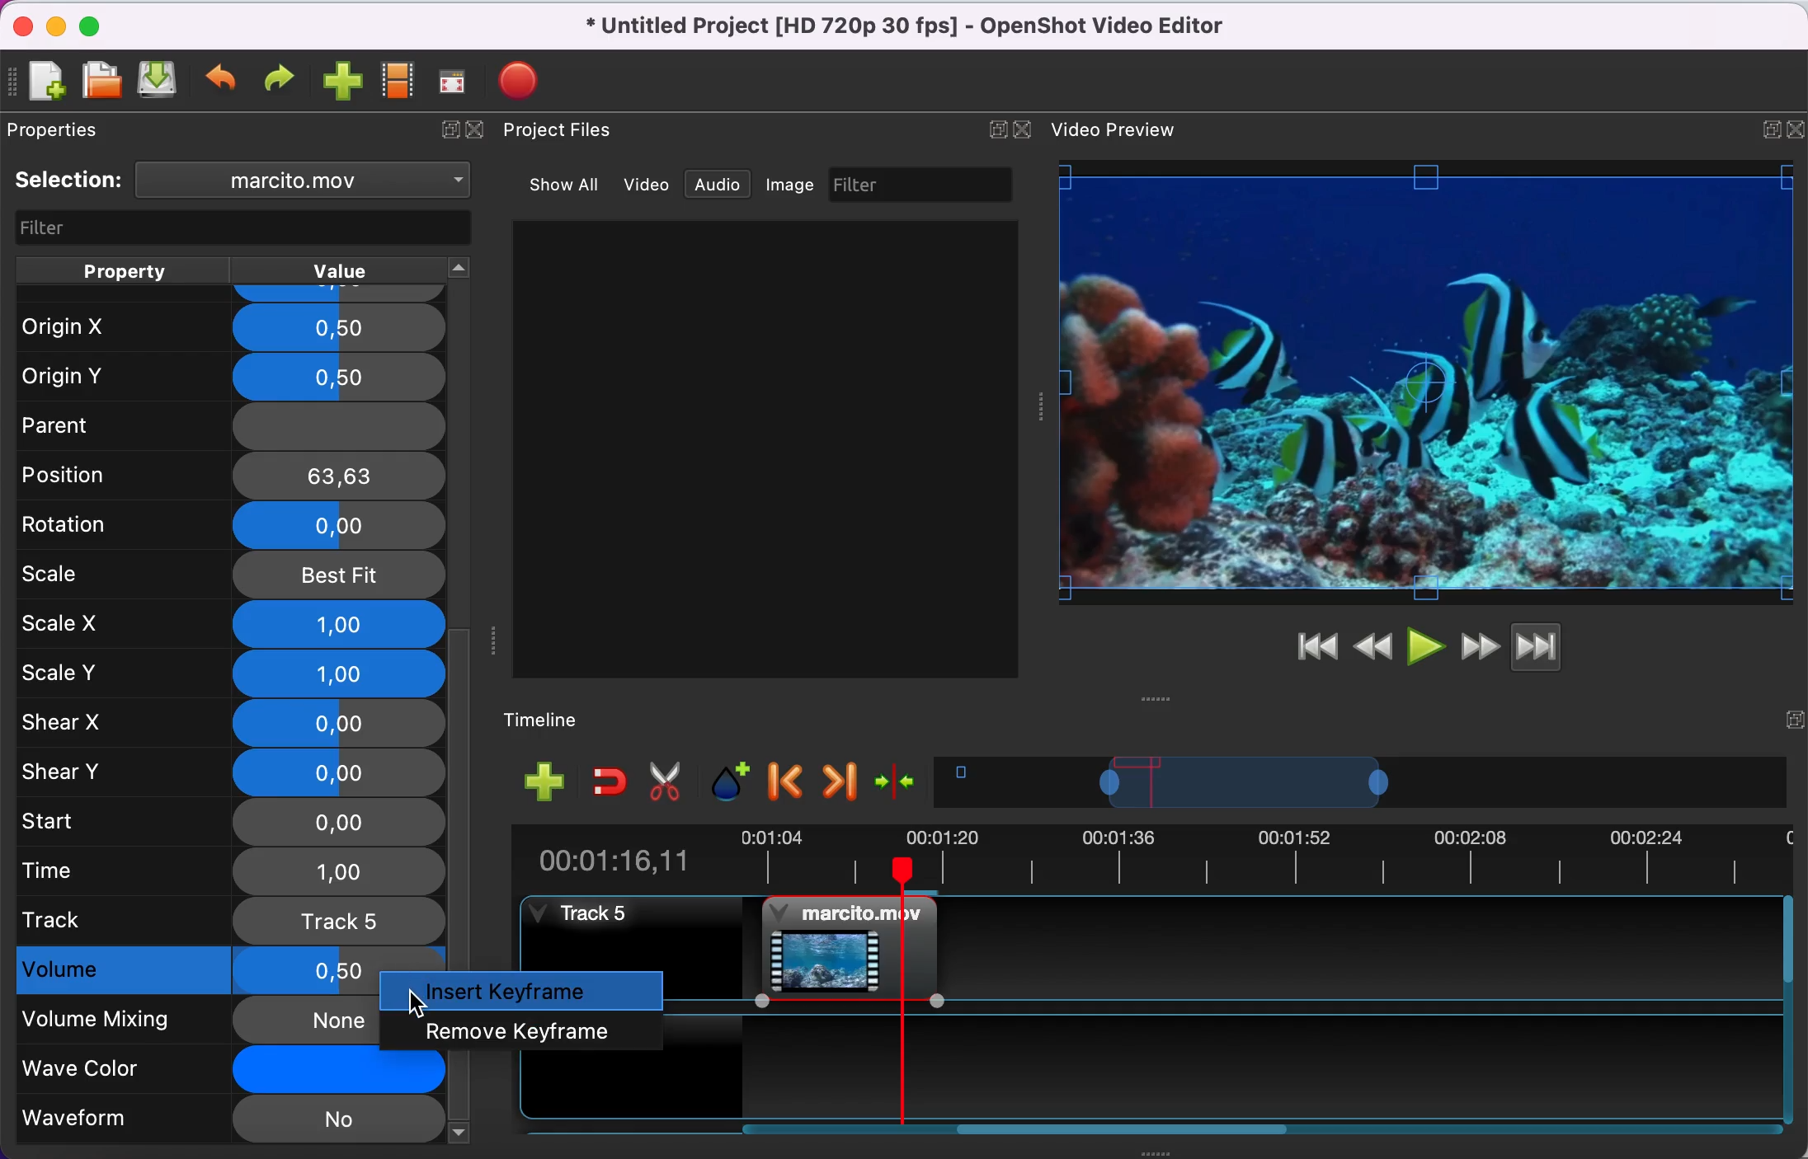  Describe the element at coordinates (1427, 383) in the screenshot. I see `video preview` at that location.